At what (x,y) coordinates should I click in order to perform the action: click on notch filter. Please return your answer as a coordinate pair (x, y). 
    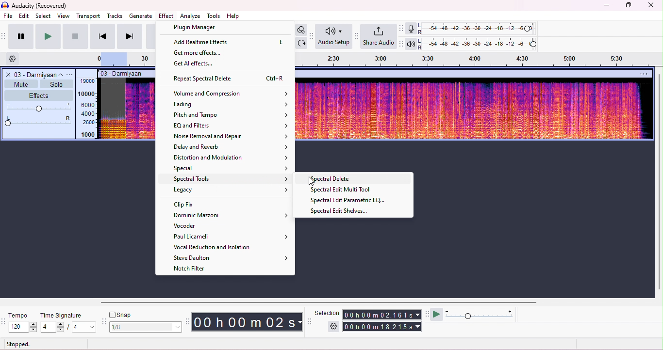
    Looking at the image, I should click on (190, 269).